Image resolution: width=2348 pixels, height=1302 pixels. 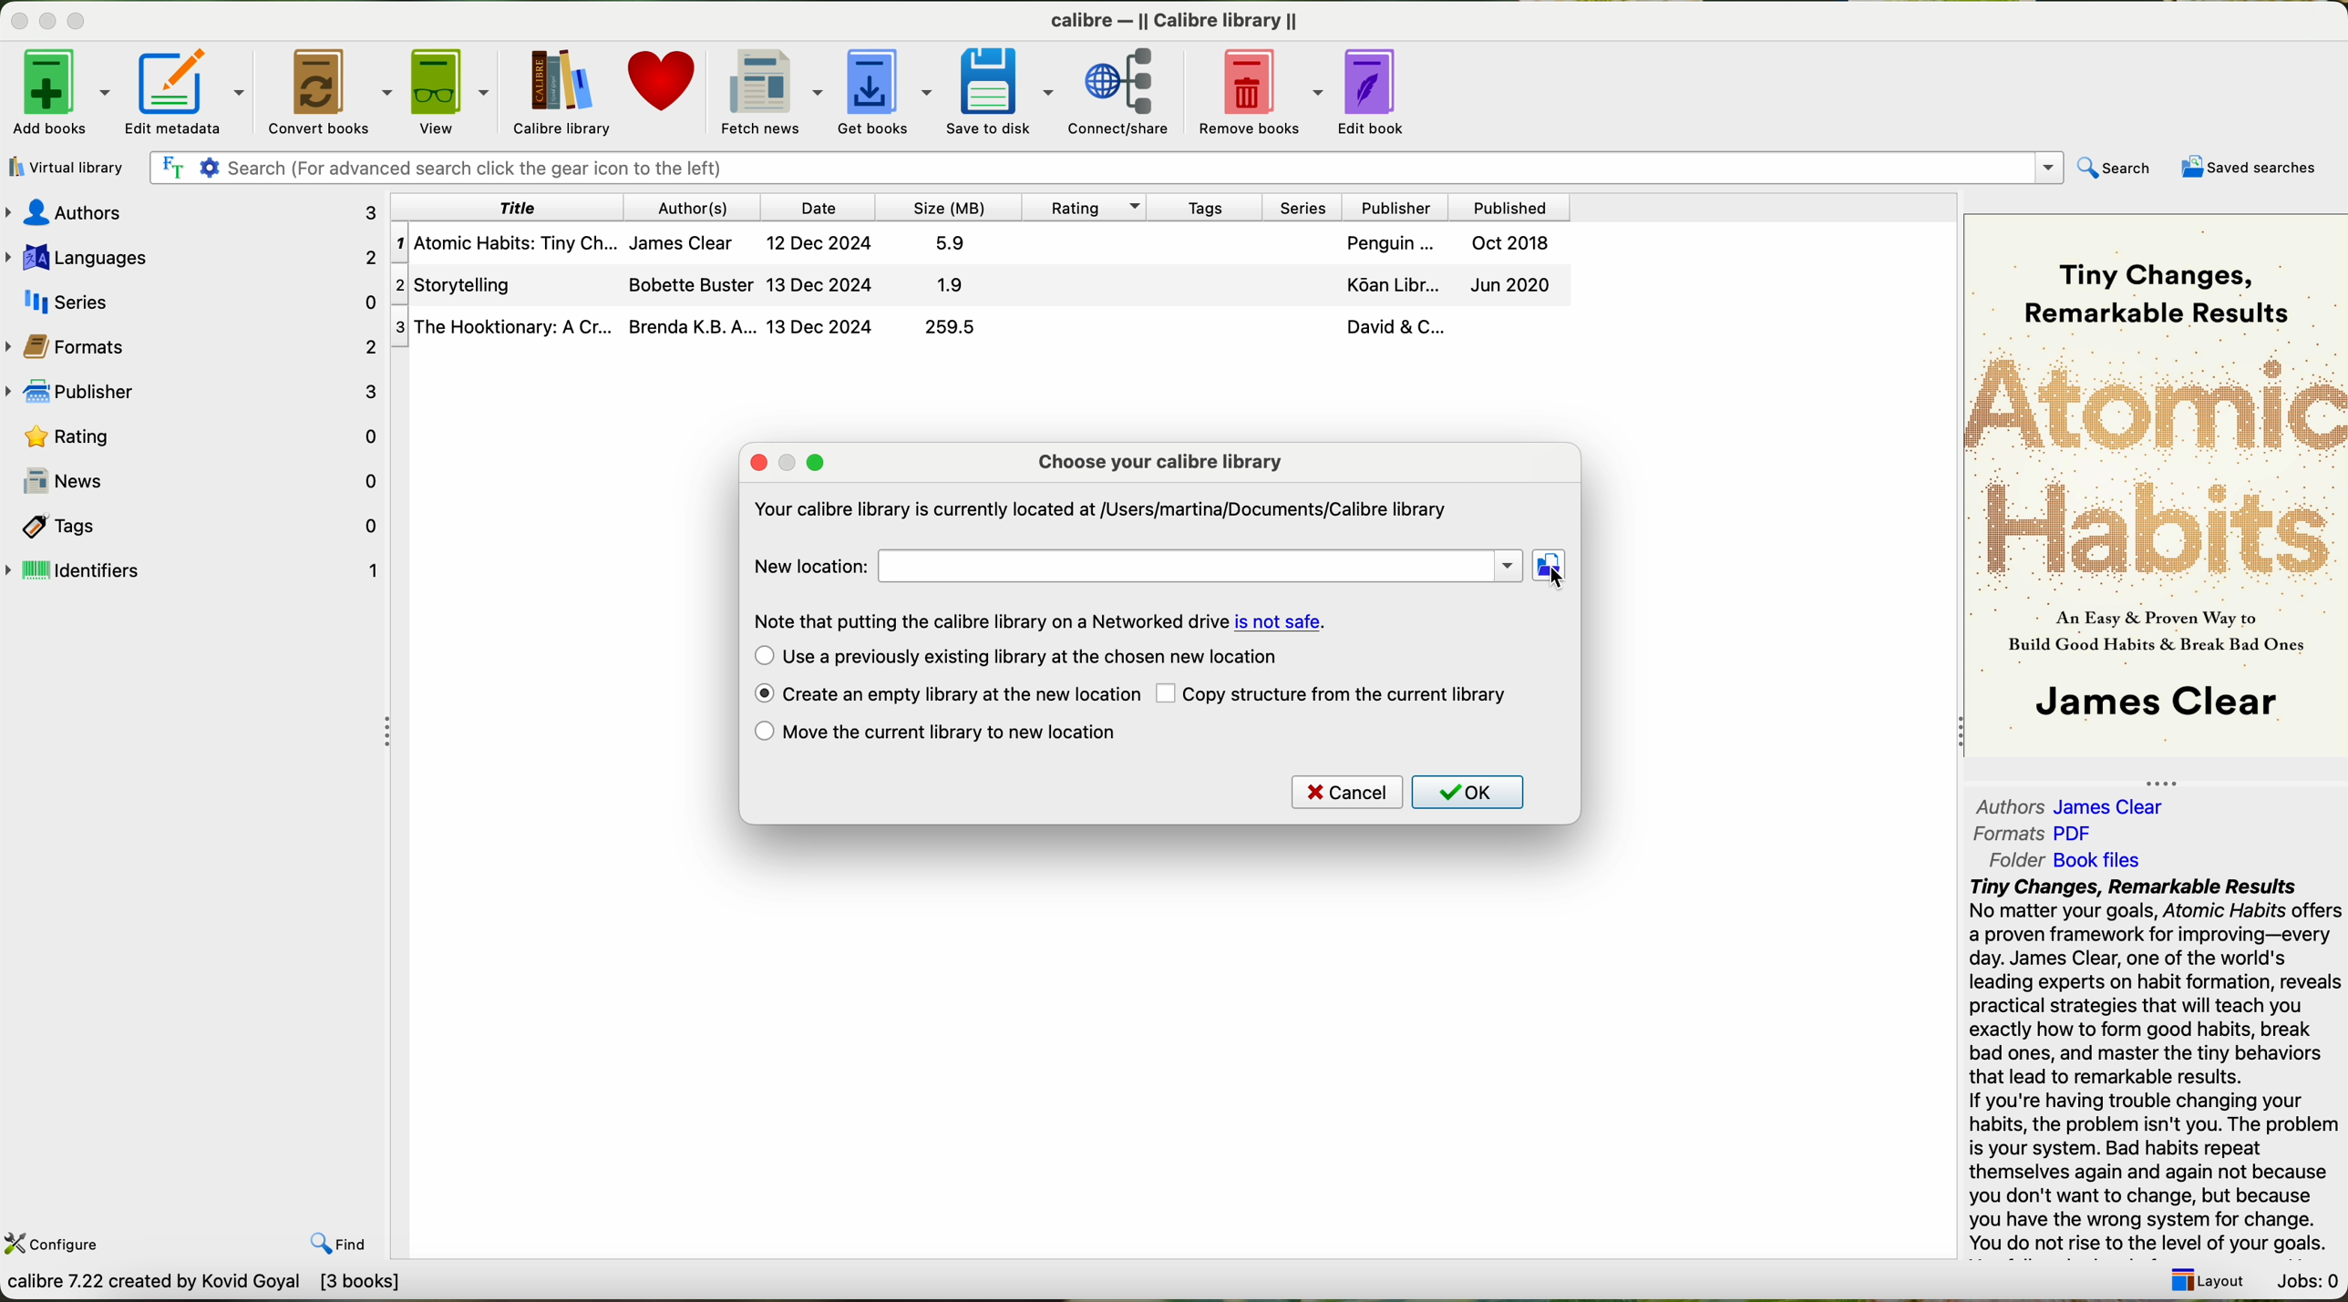 I want to click on Second Storytelling, so click(x=983, y=286).